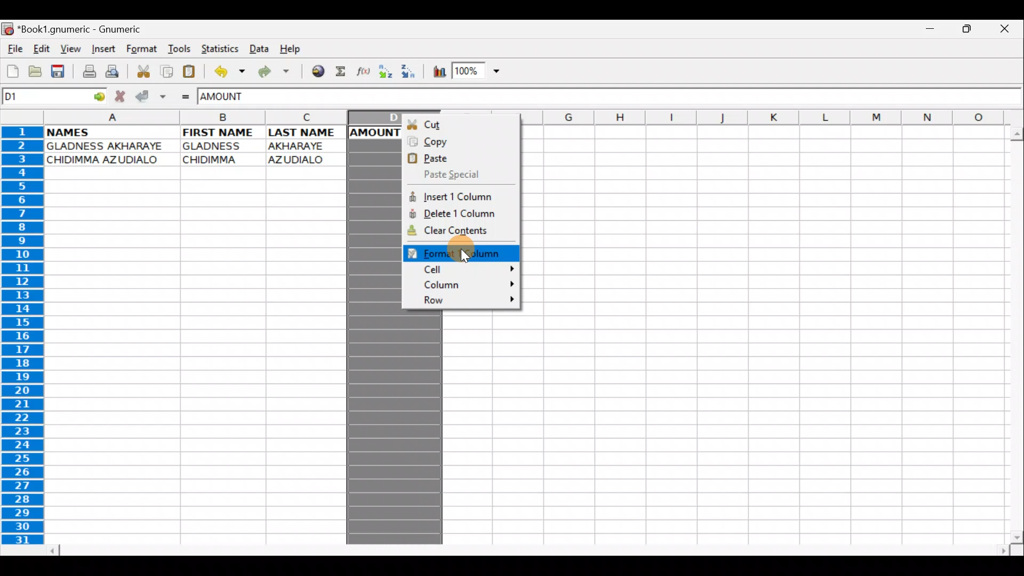  Describe the element at coordinates (458, 158) in the screenshot. I see `Paste` at that location.